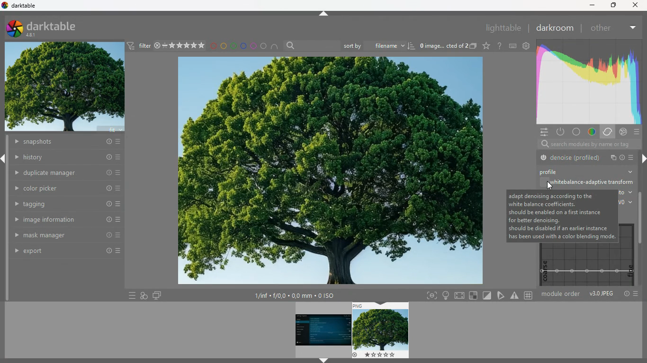 This screenshot has height=363, width=647. Describe the element at coordinates (321, 329) in the screenshot. I see `image` at that location.